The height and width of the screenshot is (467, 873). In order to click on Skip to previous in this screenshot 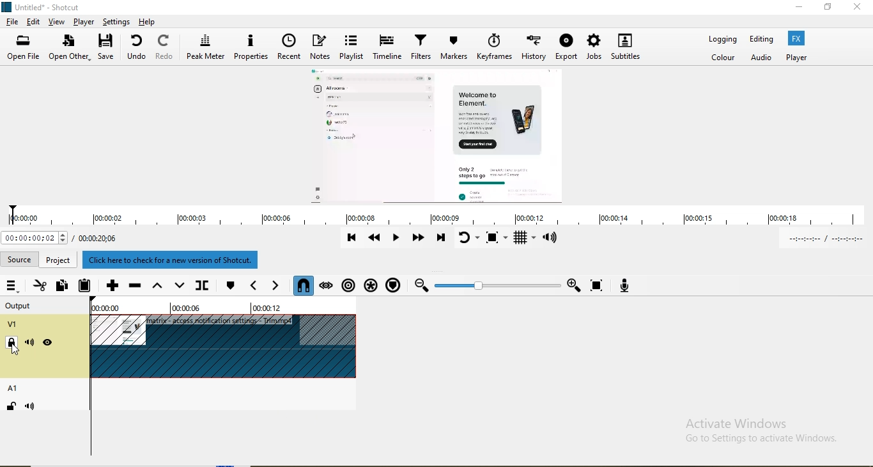, I will do `click(353, 241)`.